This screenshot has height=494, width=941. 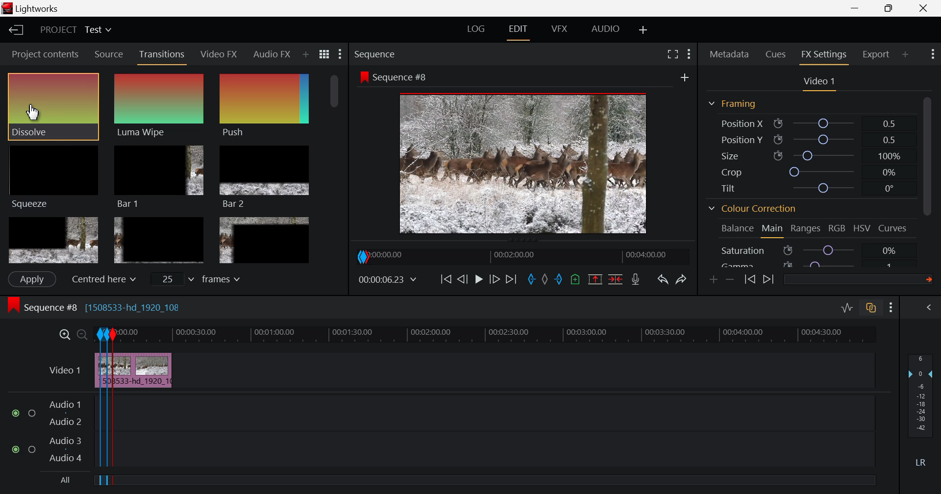 I want to click on Video 1 settings open, so click(x=820, y=82).